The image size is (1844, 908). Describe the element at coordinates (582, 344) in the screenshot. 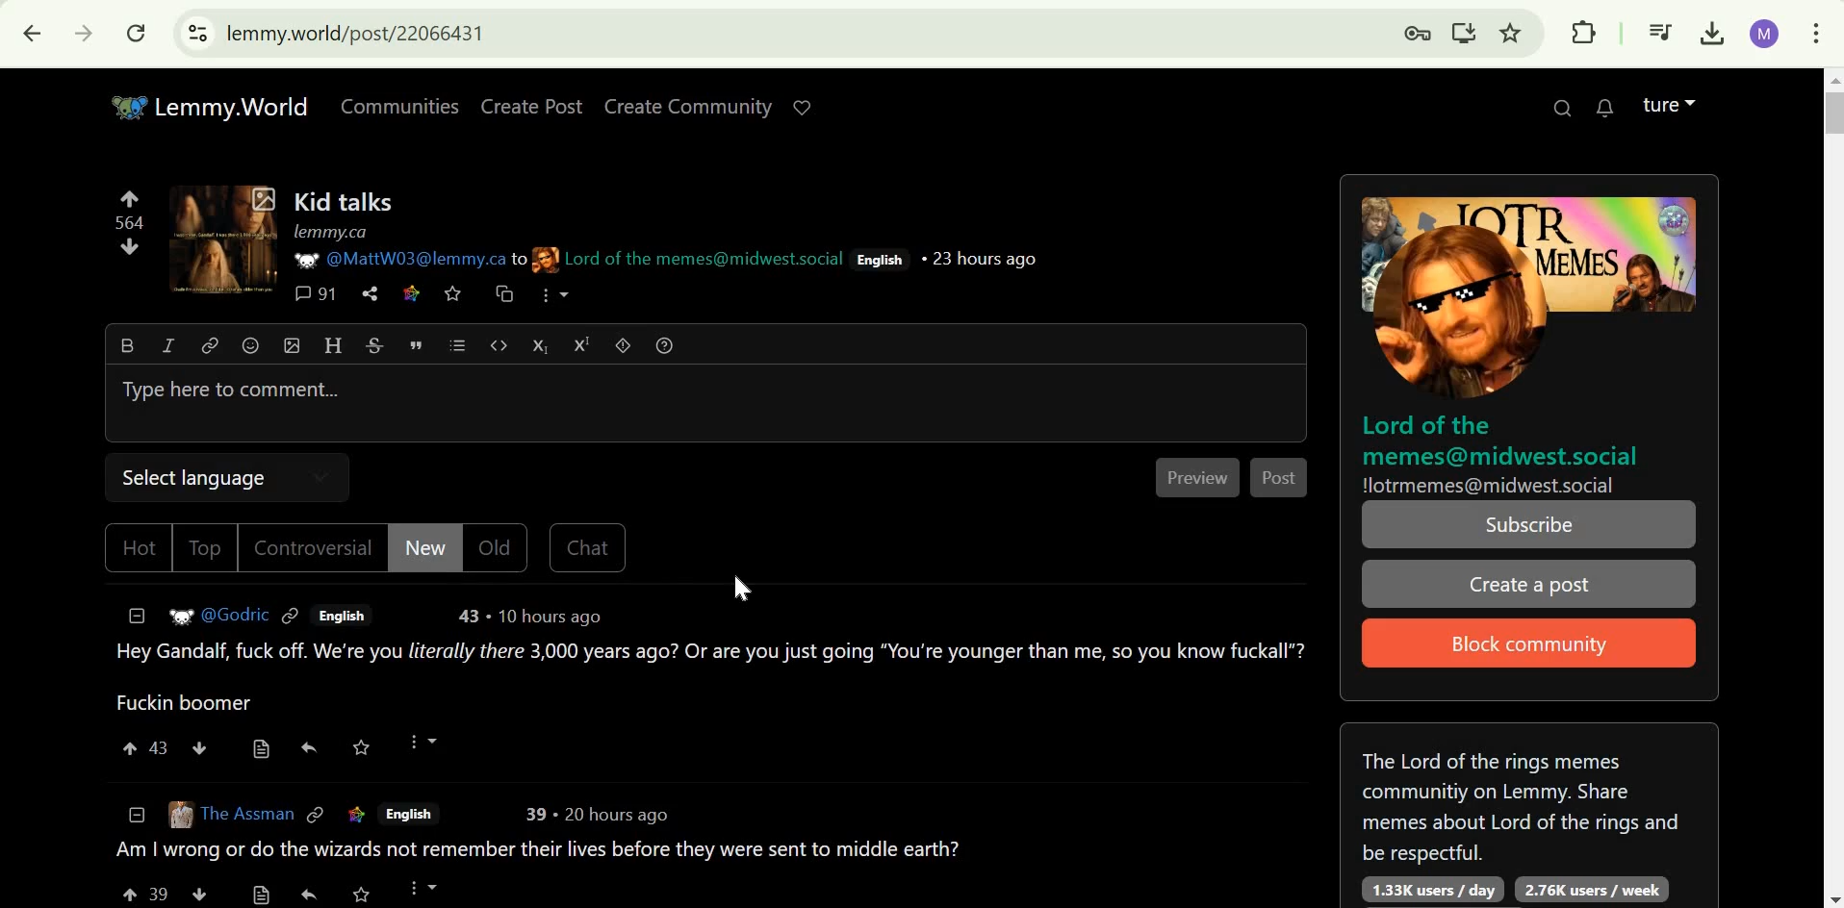

I see `superscript` at that location.